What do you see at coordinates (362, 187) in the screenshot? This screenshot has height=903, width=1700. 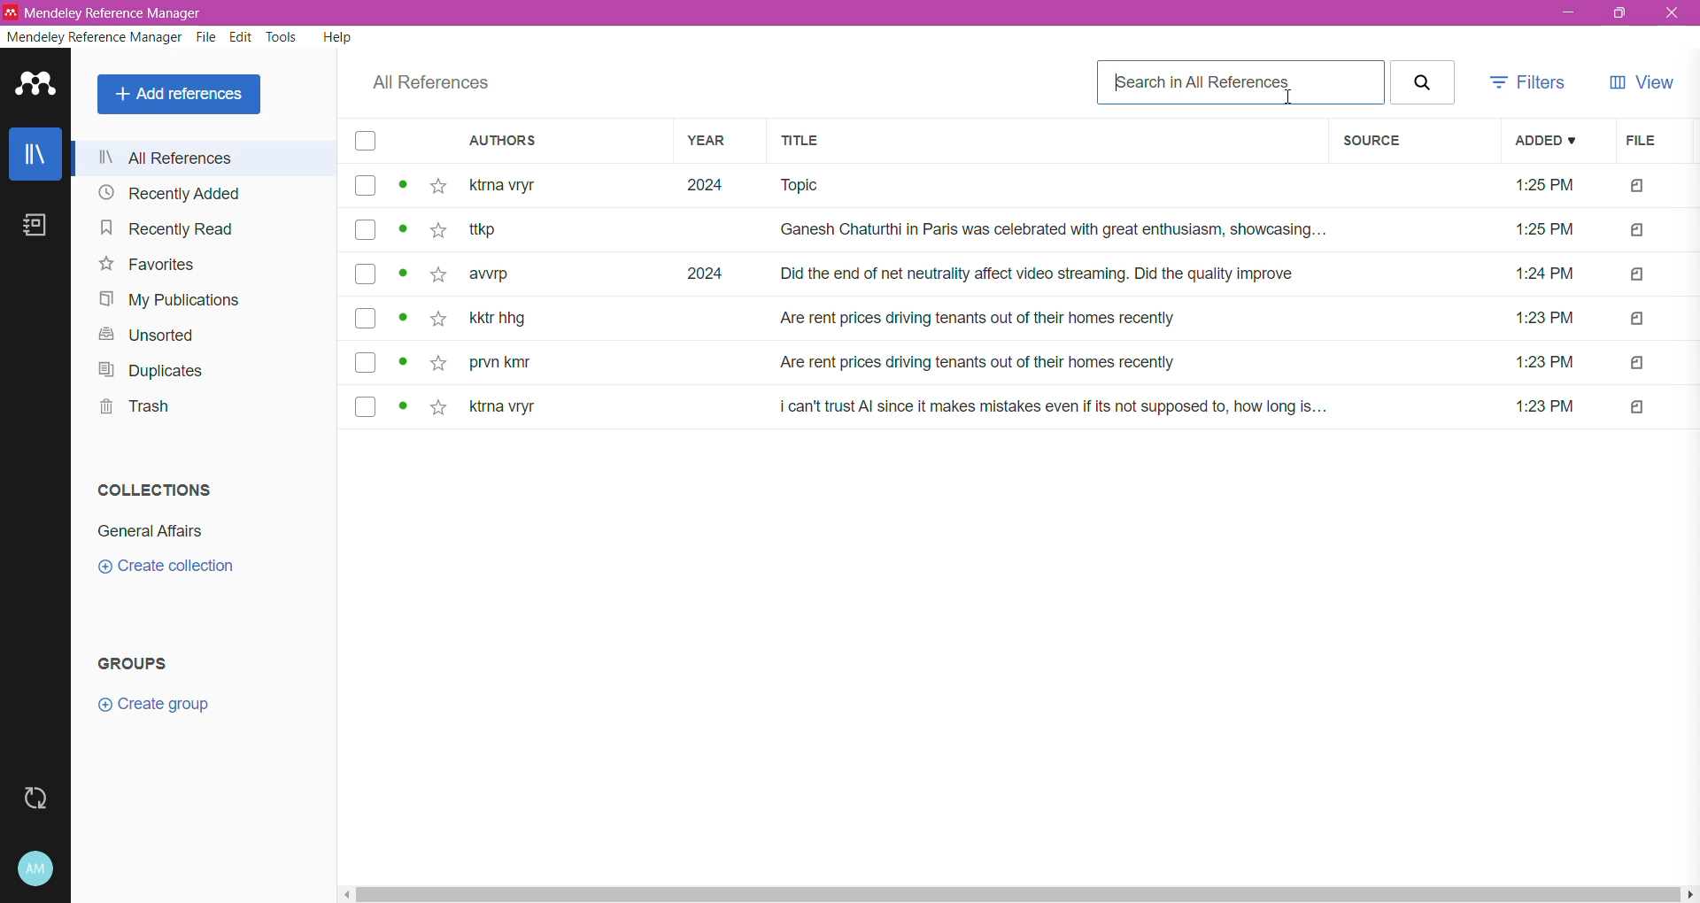 I see `select file` at bounding box center [362, 187].